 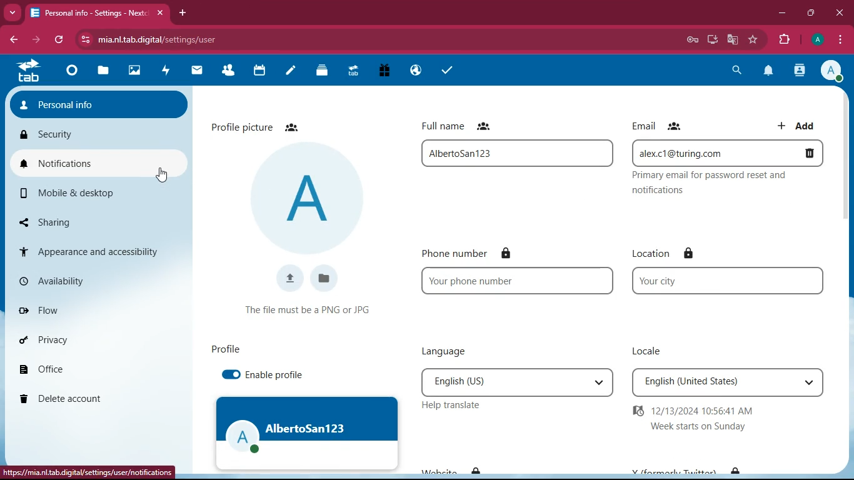 What do you see at coordinates (675, 126) in the screenshot?
I see `friends` at bounding box center [675, 126].